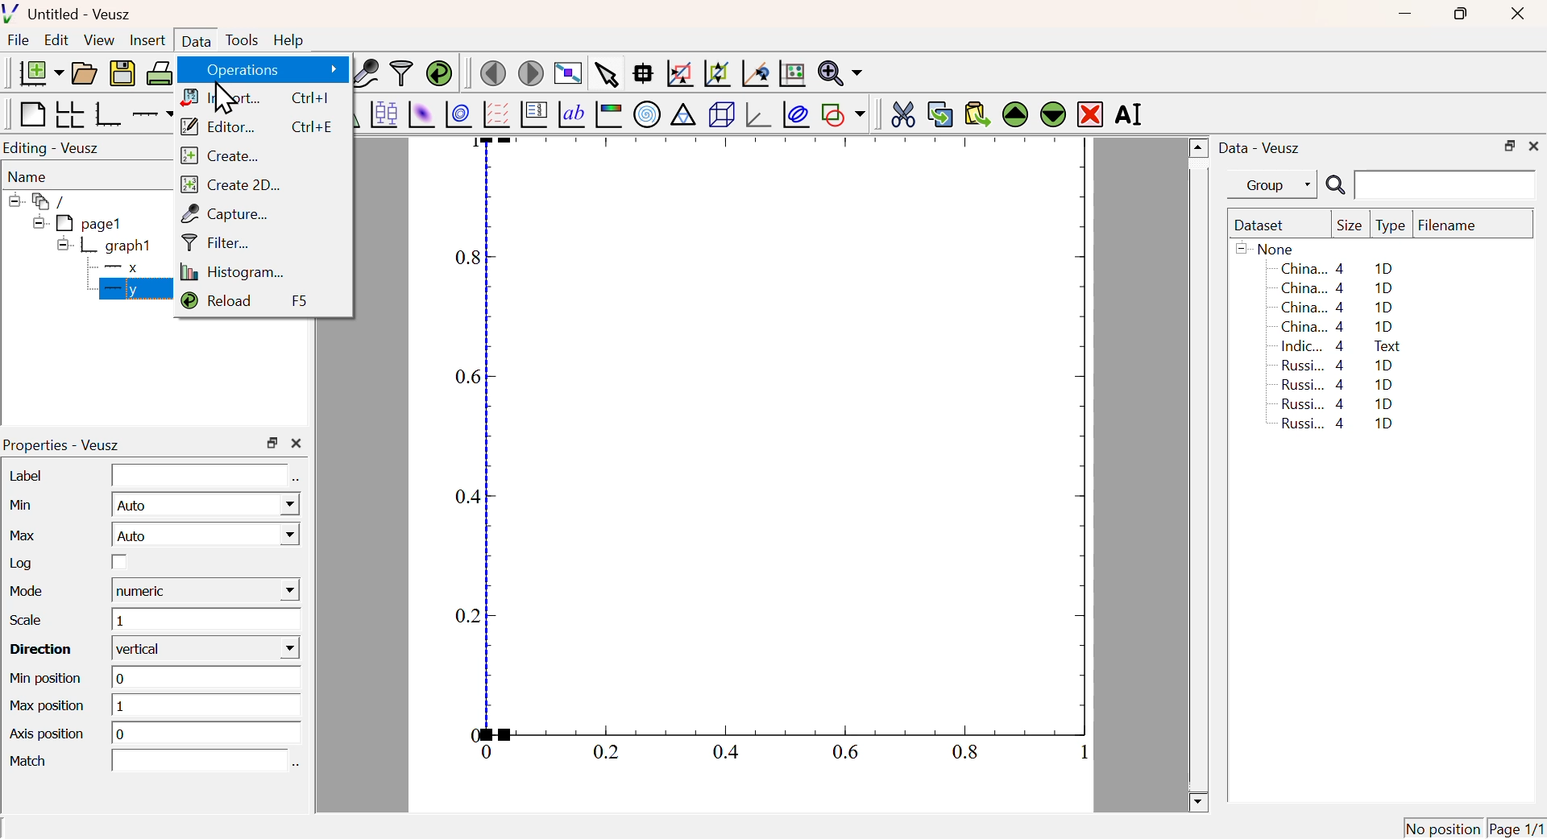 This screenshot has height=839, width=1547. Describe the element at coordinates (716, 72) in the screenshot. I see `Zoom out graph axis` at that location.